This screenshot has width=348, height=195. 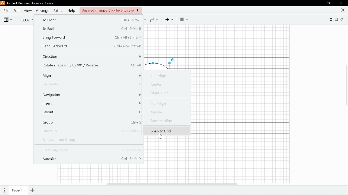 What do you see at coordinates (169, 19) in the screenshot?
I see `Add` at bounding box center [169, 19].